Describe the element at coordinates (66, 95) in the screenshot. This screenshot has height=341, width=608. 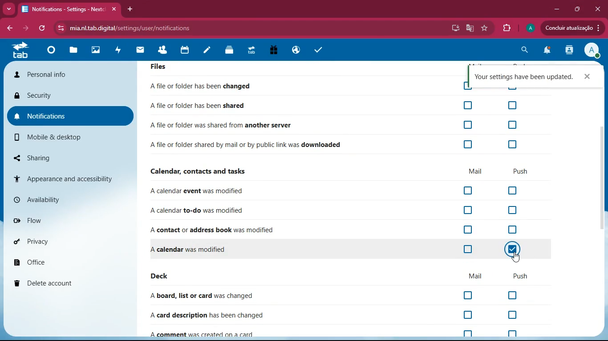
I see `security` at that location.